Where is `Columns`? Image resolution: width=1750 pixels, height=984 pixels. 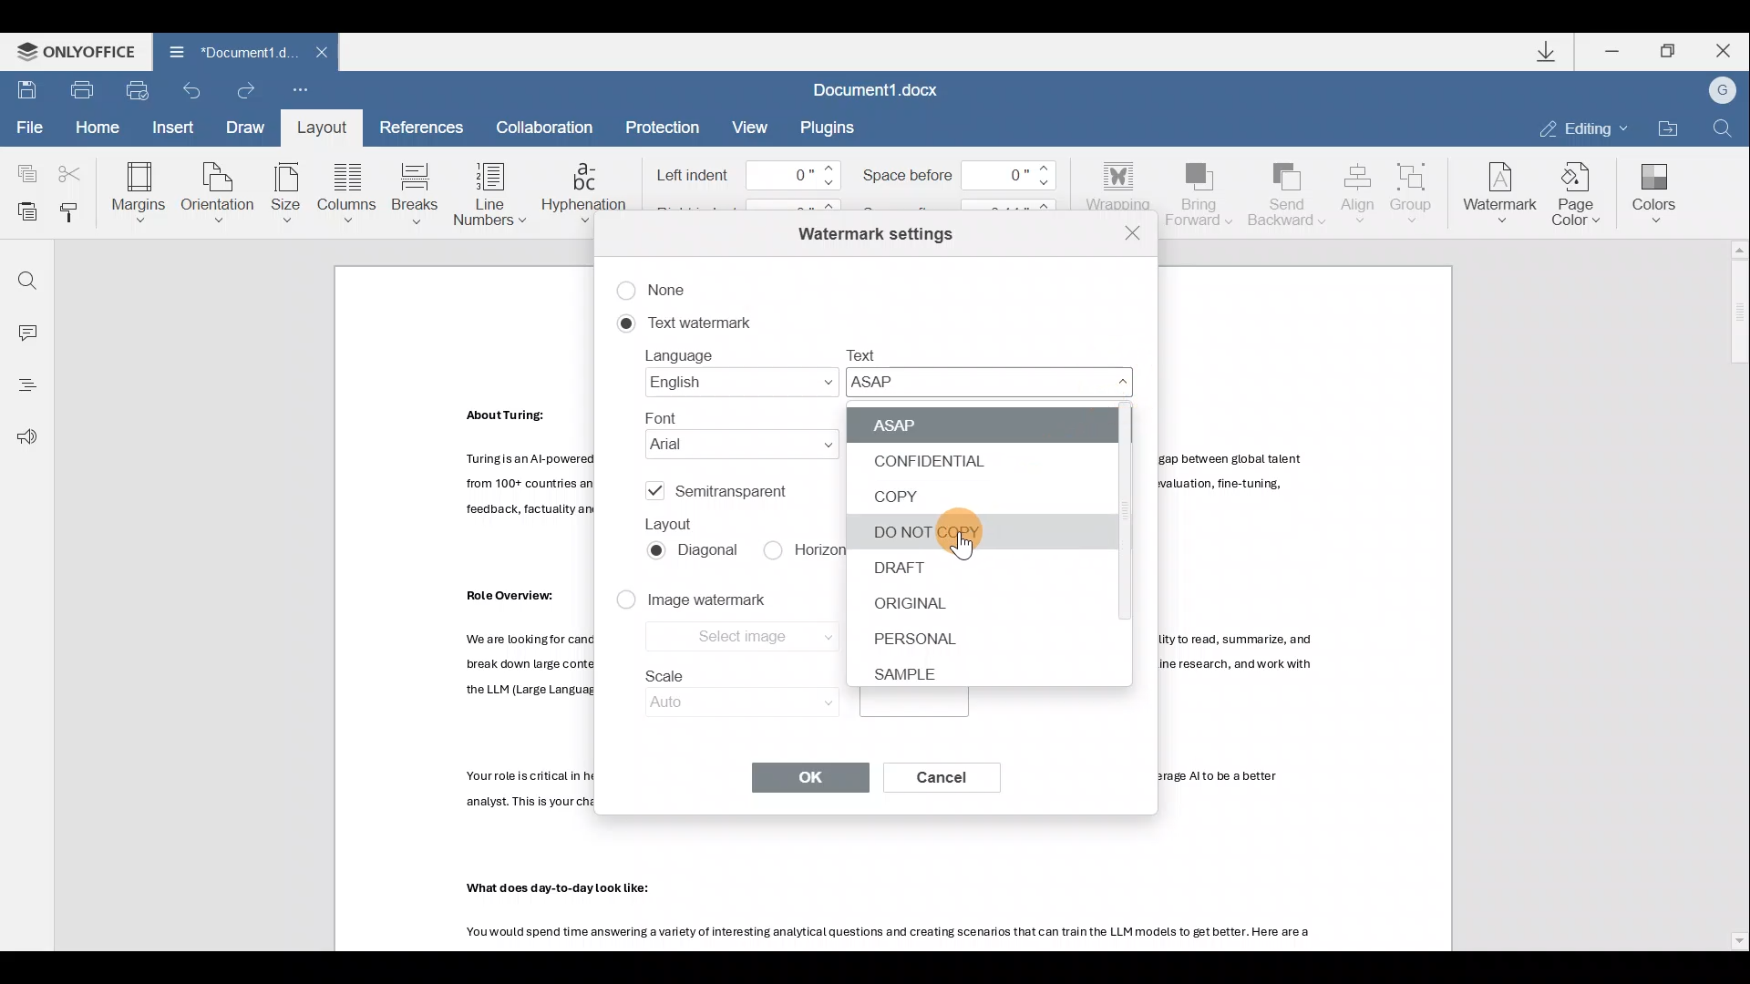 Columns is located at coordinates (349, 190).